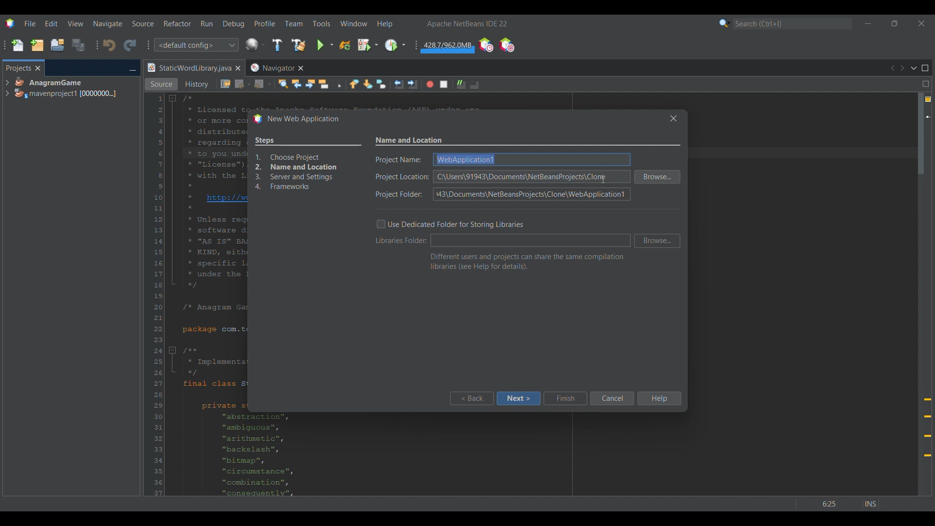 Image resolution: width=935 pixels, height=526 pixels. What do you see at coordinates (265, 23) in the screenshot?
I see `Profile menu` at bounding box center [265, 23].